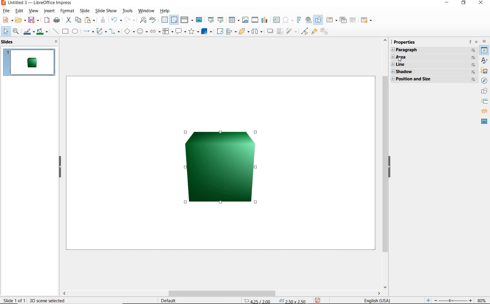 Image resolution: width=490 pixels, height=304 pixels. I want to click on SCROLLBAR, so click(264, 294).